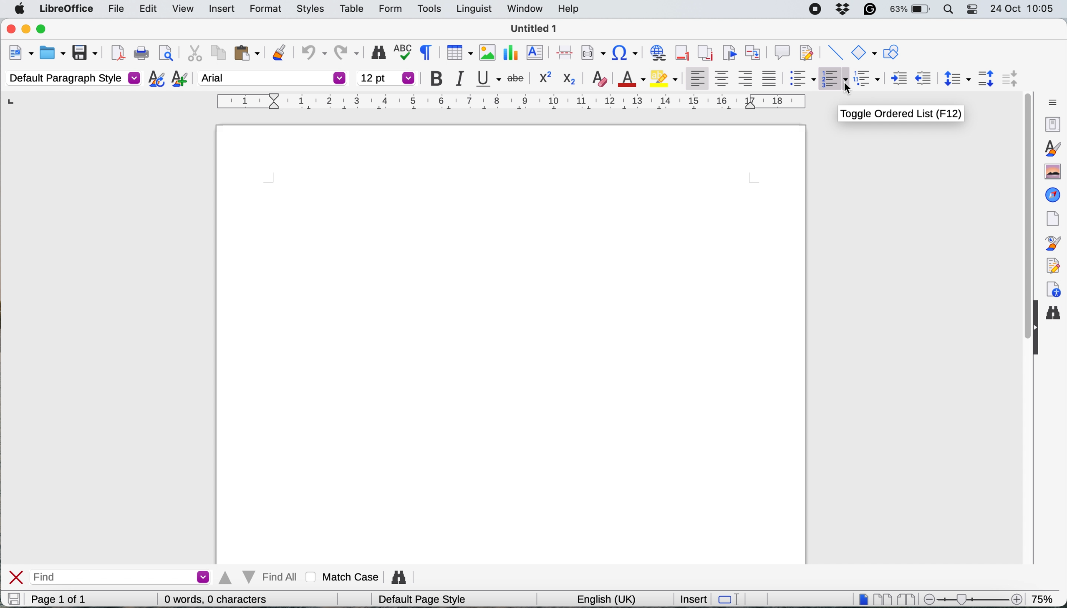  Describe the element at coordinates (440, 79) in the screenshot. I see `bold` at that location.